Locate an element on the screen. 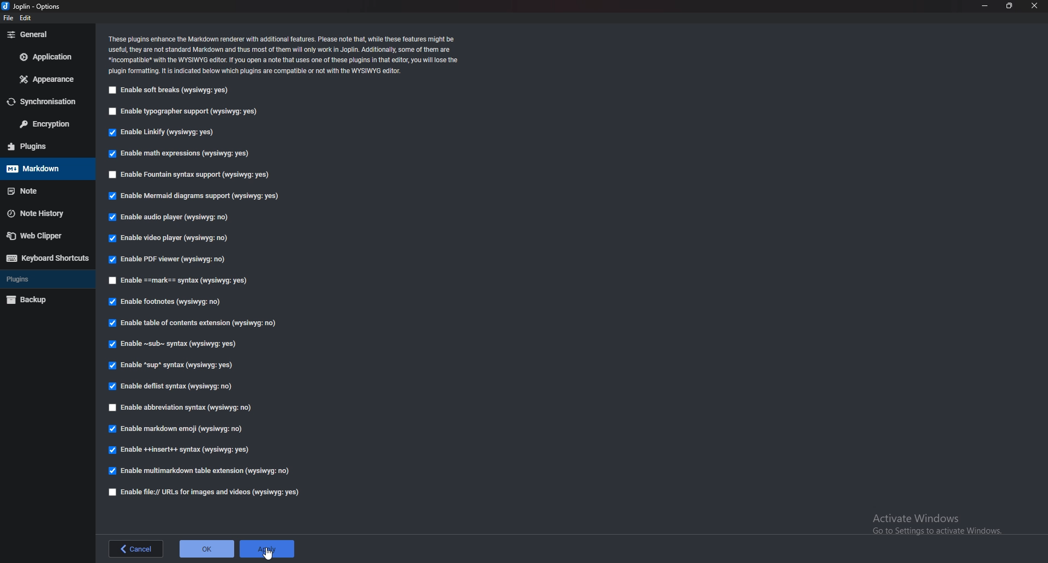  enable Markdown Emoji is located at coordinates (177, 429).